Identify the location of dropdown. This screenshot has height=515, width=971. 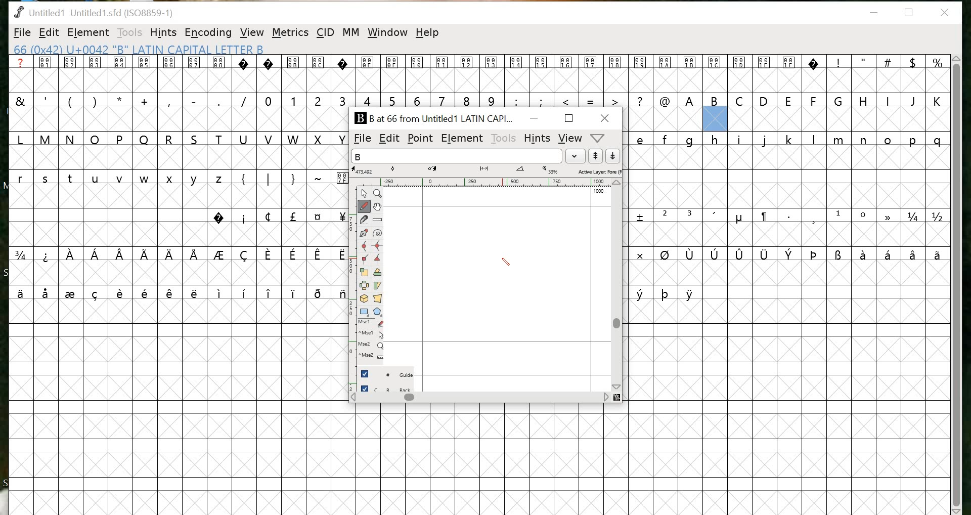
(576, 156).